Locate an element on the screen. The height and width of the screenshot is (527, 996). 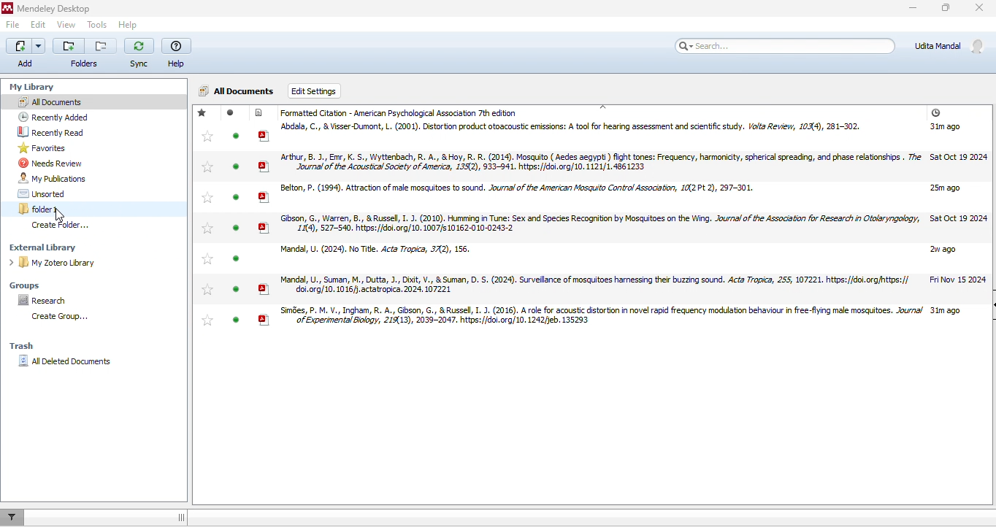
research articles is located at coordinates (621, 258).